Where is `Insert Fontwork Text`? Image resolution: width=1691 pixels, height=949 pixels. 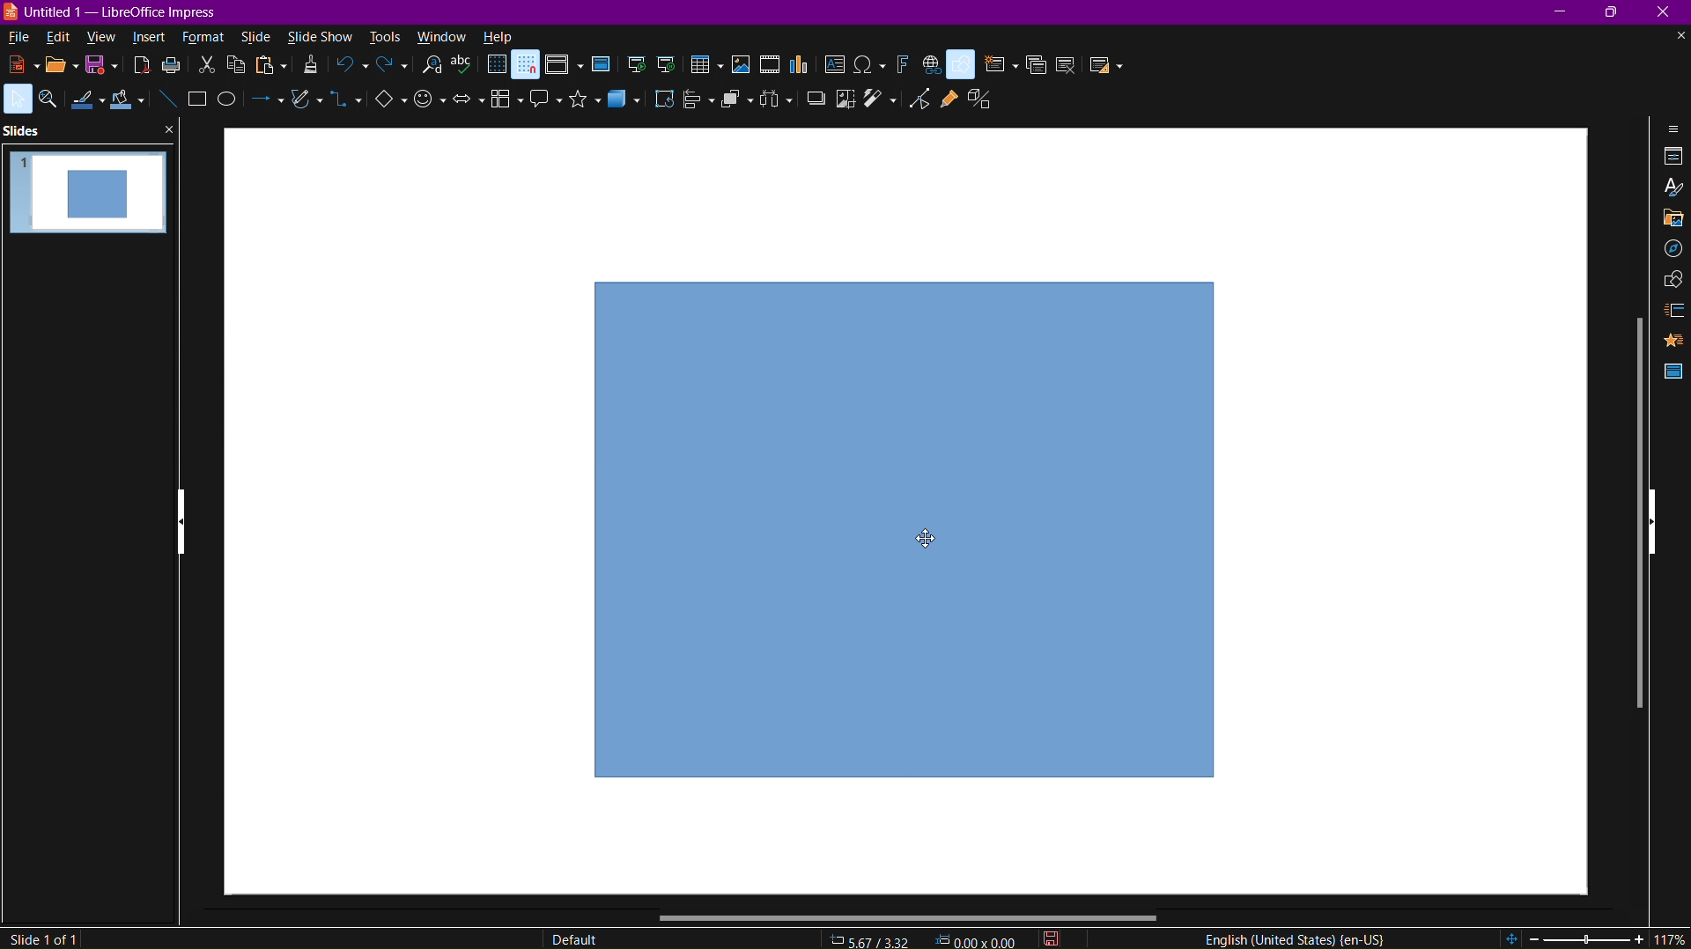 Insert Fontwork Text is located at coordinates (900, 64).